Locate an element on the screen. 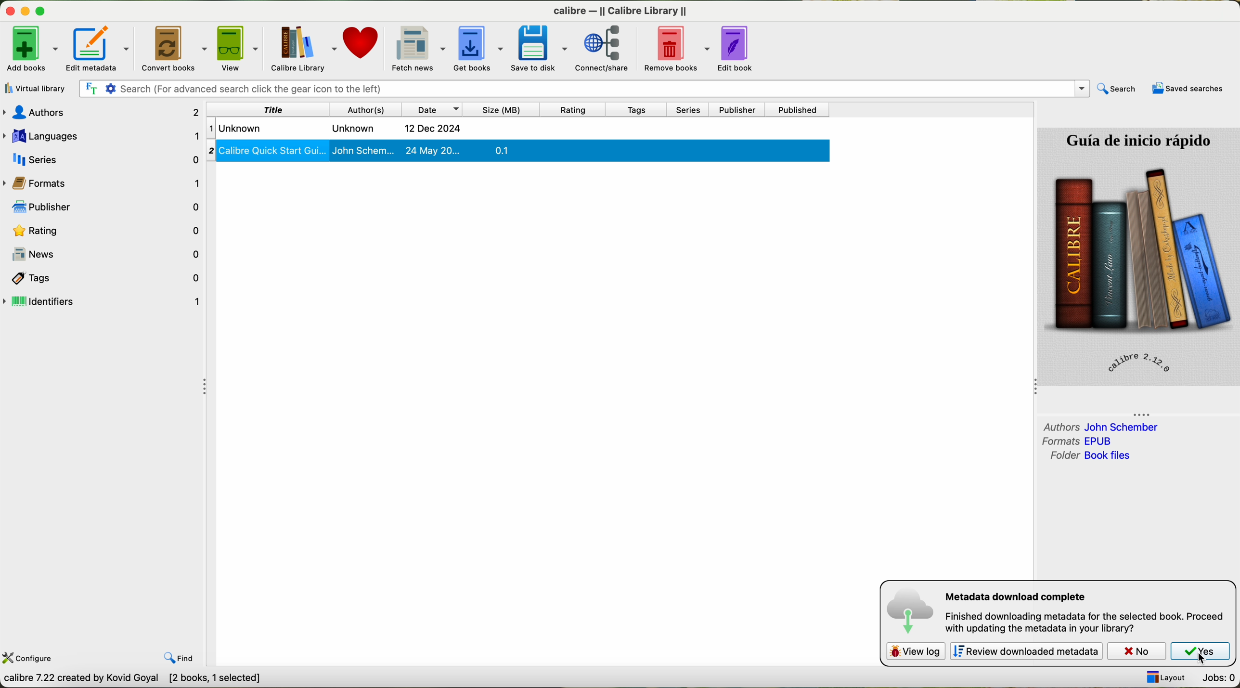 Image resolution: width=1240 pixels, height=688 pixels. Languages is located at coordinates (105, 137).